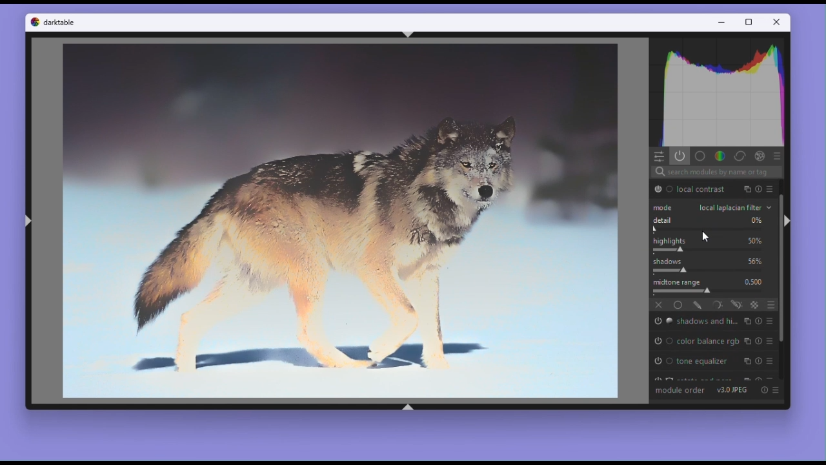  I want to click on color balance rgb, so click(708, 340).